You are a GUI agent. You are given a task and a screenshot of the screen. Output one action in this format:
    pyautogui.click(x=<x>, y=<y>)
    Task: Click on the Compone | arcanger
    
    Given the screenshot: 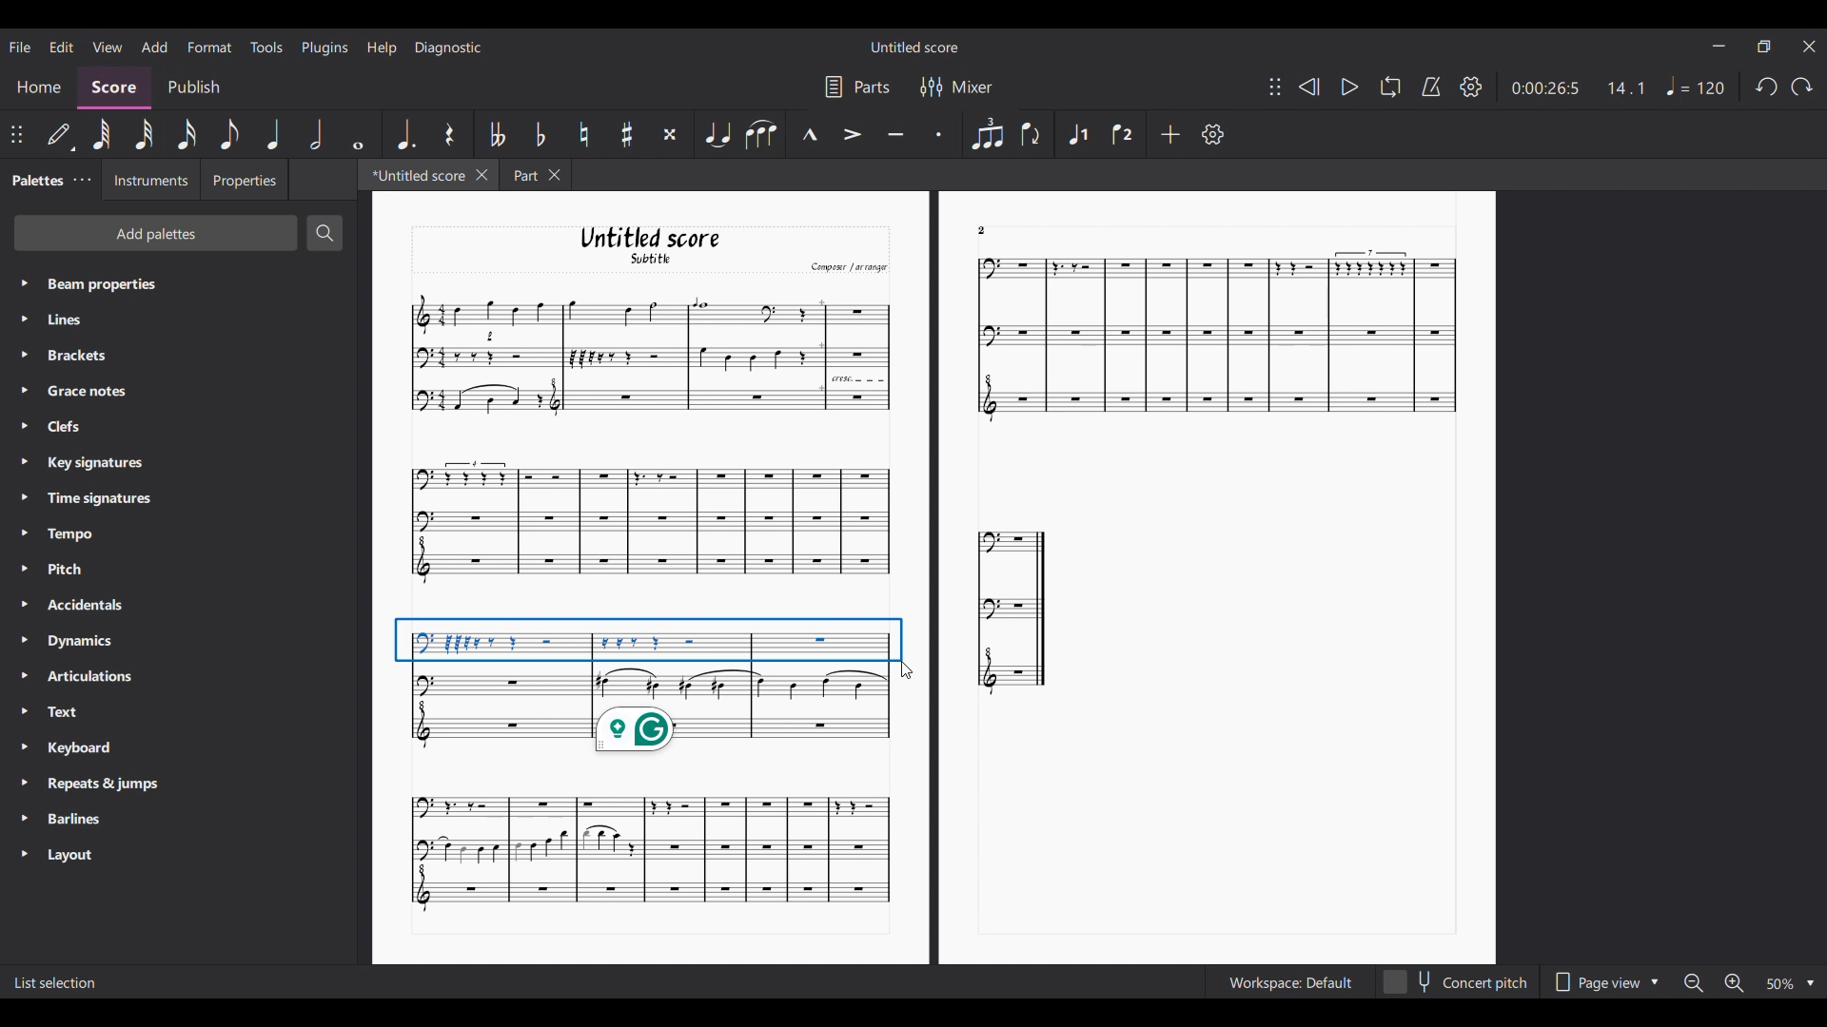 What is the action you would take?
    pyautogui.click(x=849, y=269)
    